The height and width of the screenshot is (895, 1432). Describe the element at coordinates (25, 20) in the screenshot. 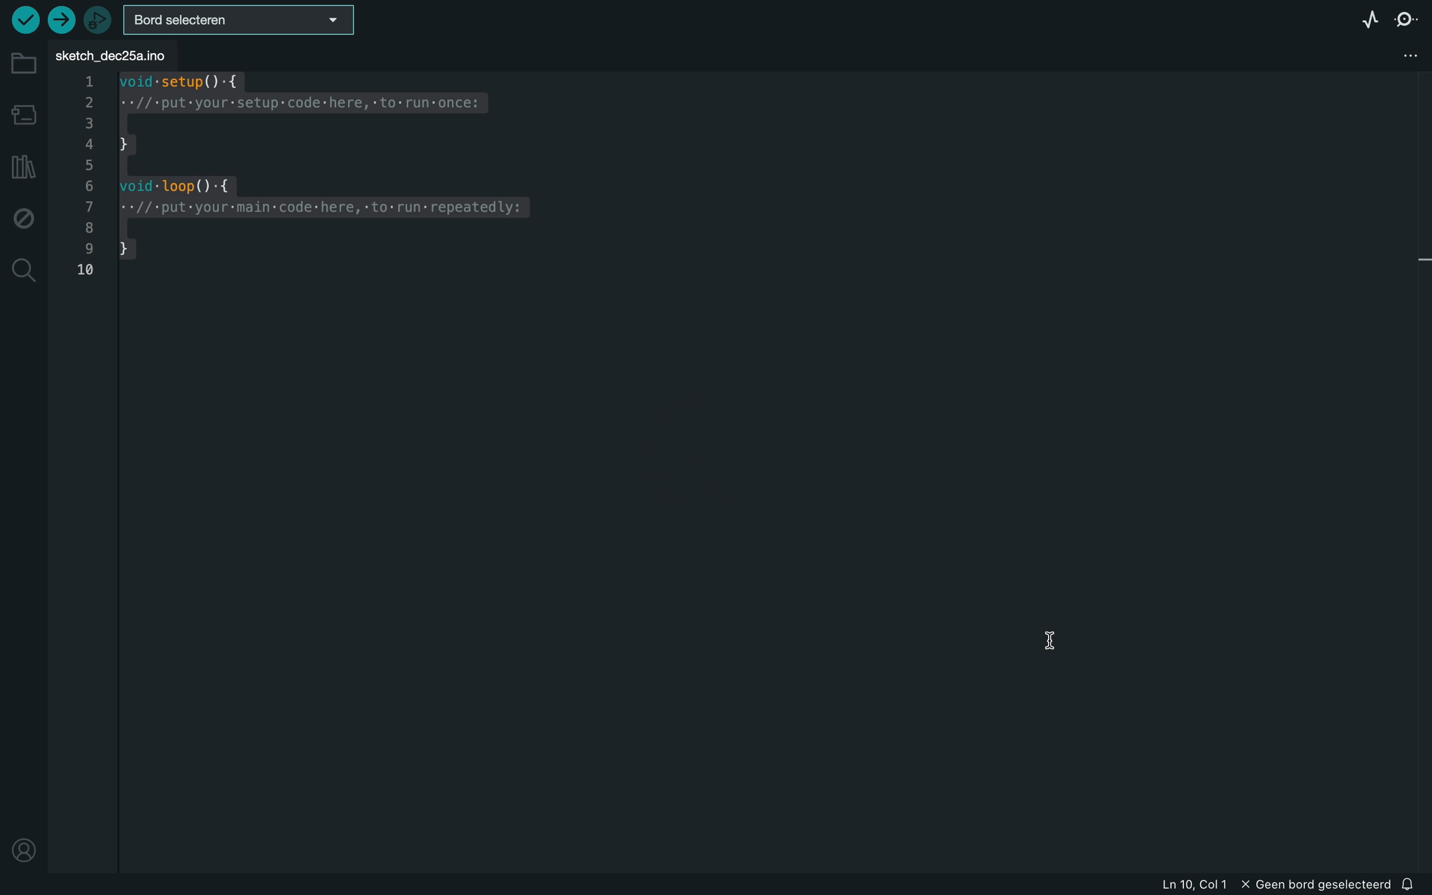

I see `verify` at that location.